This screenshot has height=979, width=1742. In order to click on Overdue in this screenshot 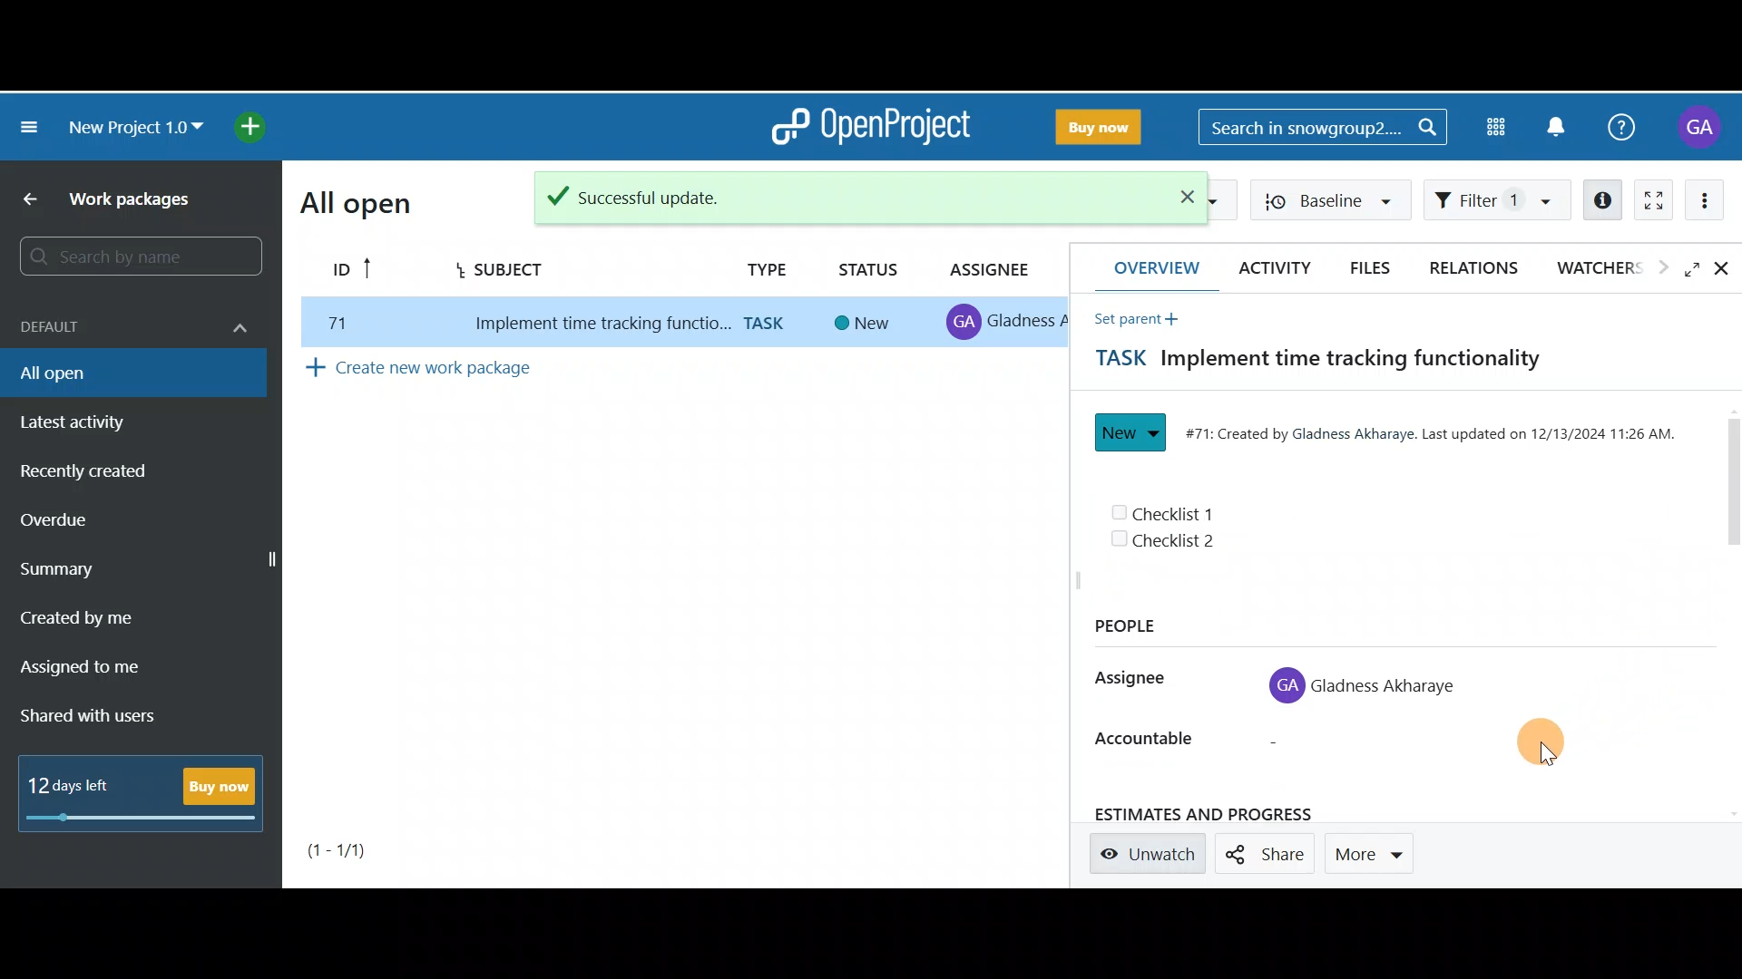, I will do `click(76, 519)`.